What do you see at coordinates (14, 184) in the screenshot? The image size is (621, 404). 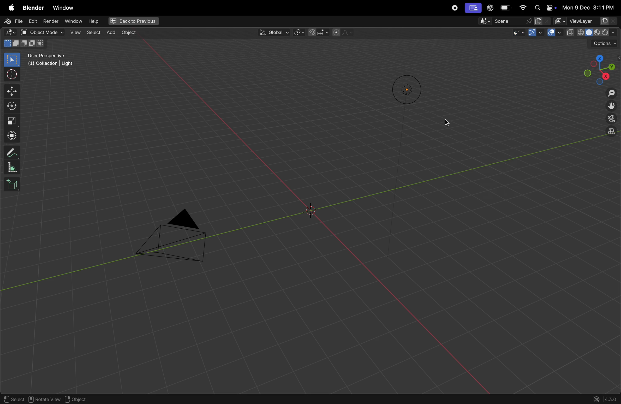 I see `add 3d cube` at bounding box center [14, 184].